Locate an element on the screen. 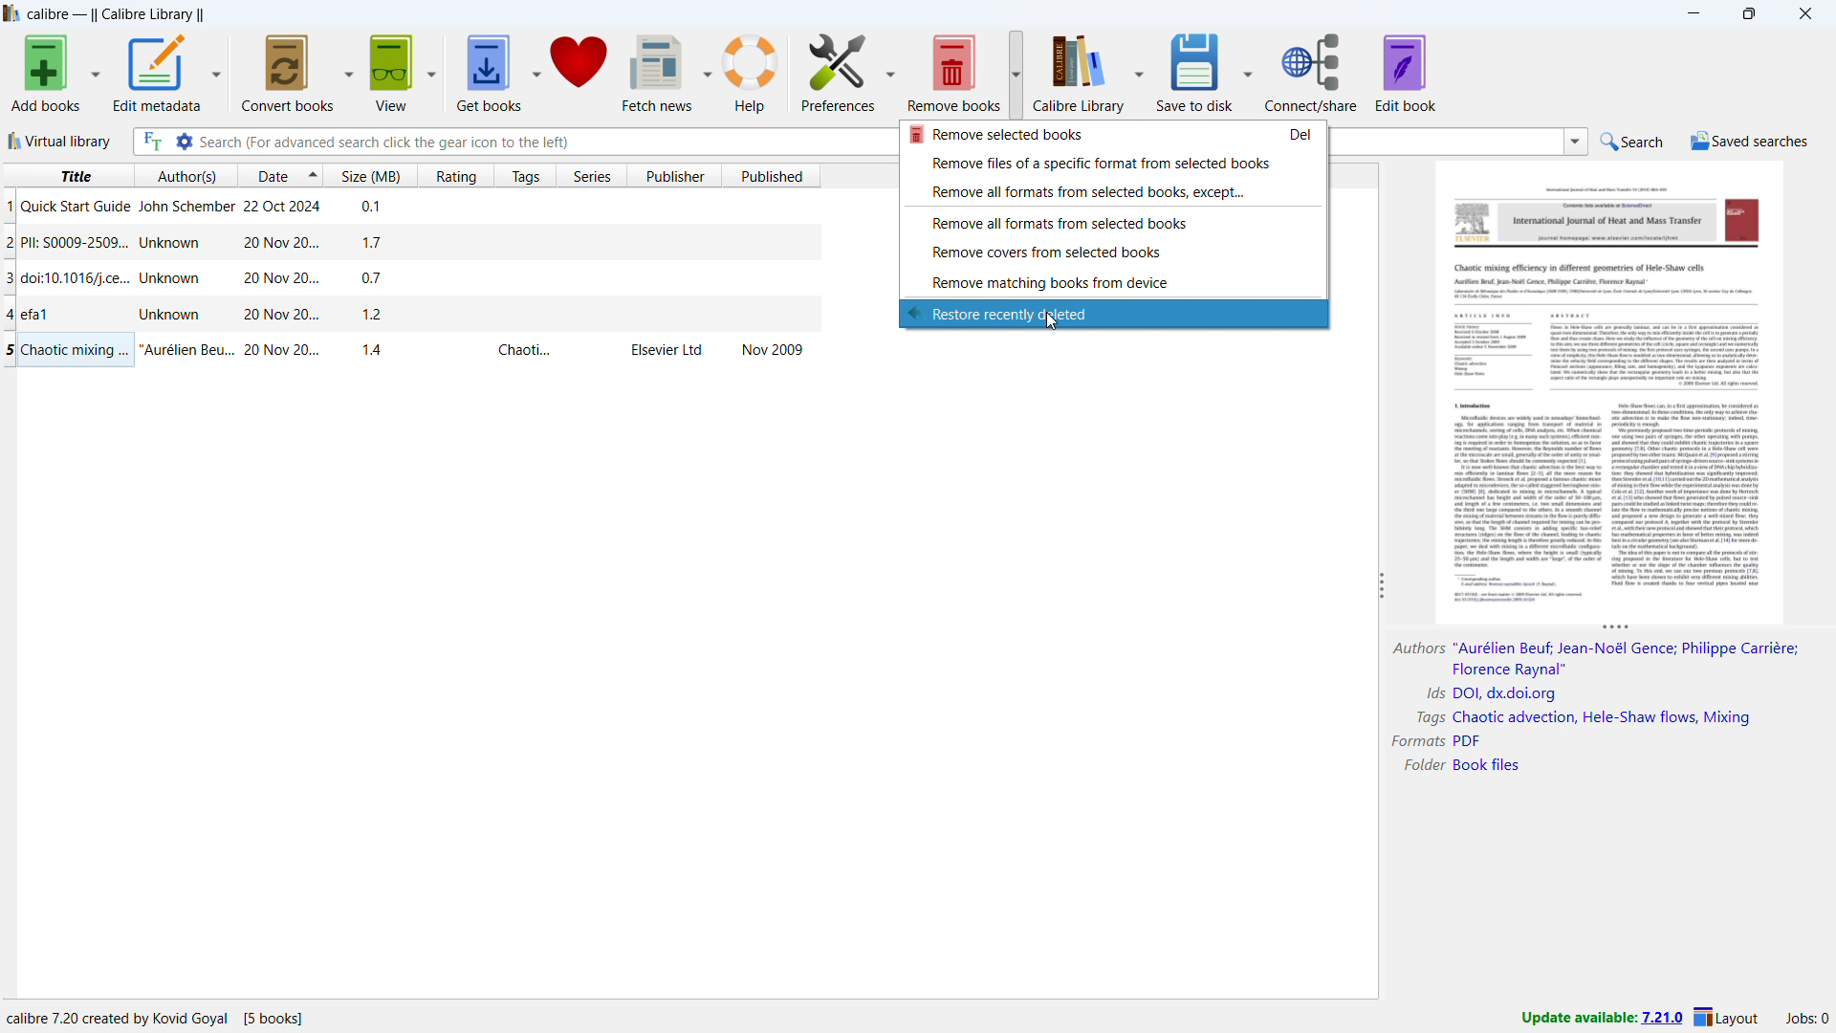 The width and height of the screenshot is (1836, 1033). edit metadata options is located at coordinates (216, 74).